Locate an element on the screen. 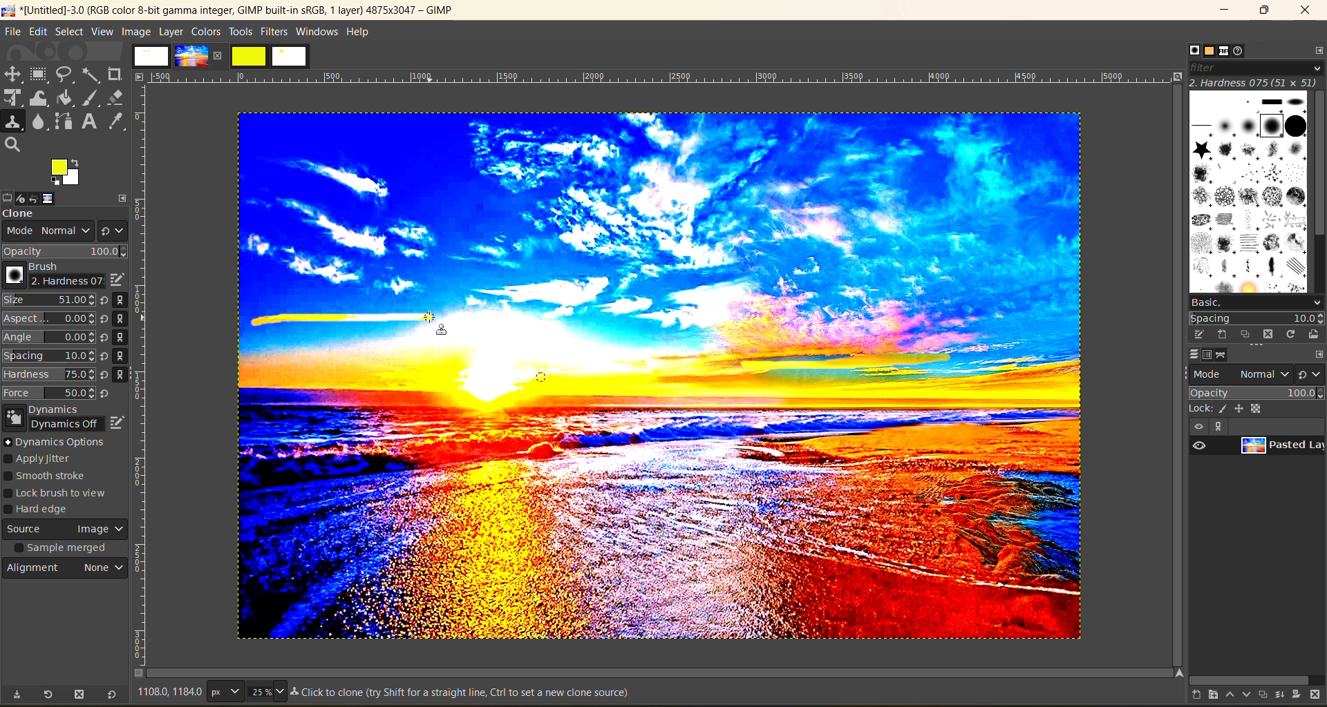  link to brush is located at coordinates (124, 340).